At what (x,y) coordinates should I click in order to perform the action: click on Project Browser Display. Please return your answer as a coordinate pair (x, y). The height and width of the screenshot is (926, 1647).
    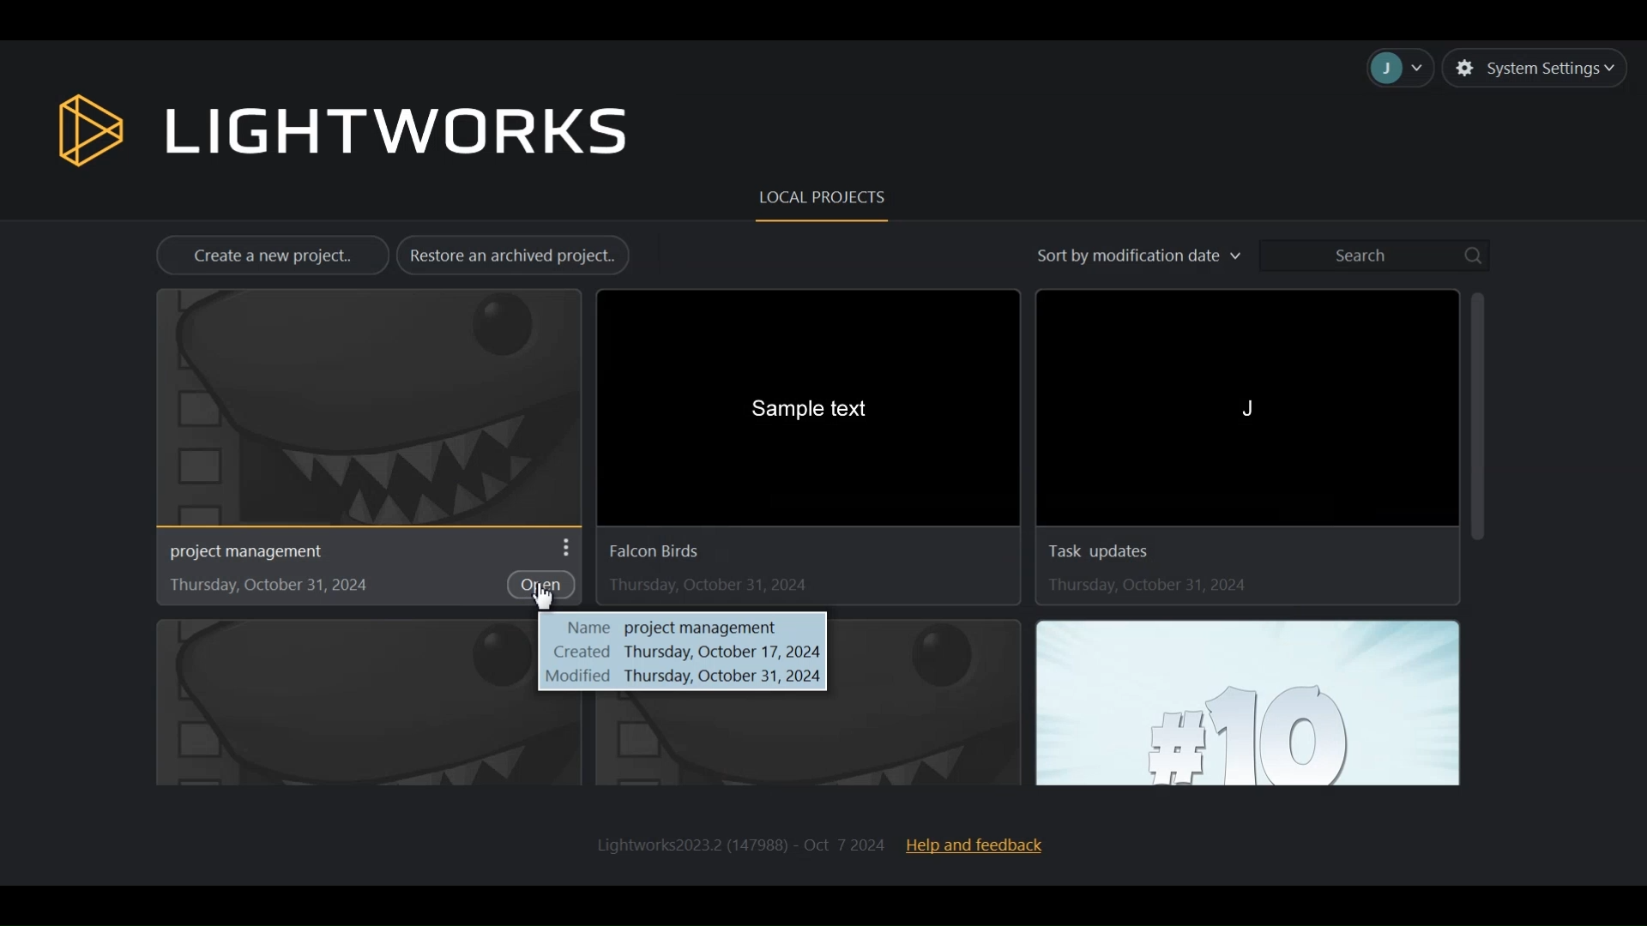
    Looking at the image, I should click on (373, 406).